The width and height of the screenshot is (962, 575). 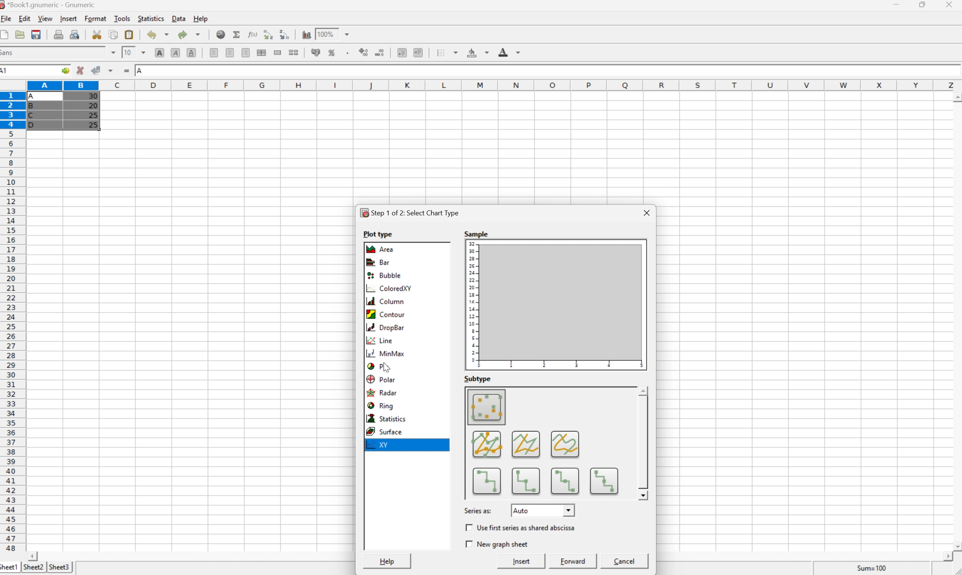 What do you see at coordinates (99, 34) in the screenshot?
I see `Cut the selection` at bounding box center [99, 34].